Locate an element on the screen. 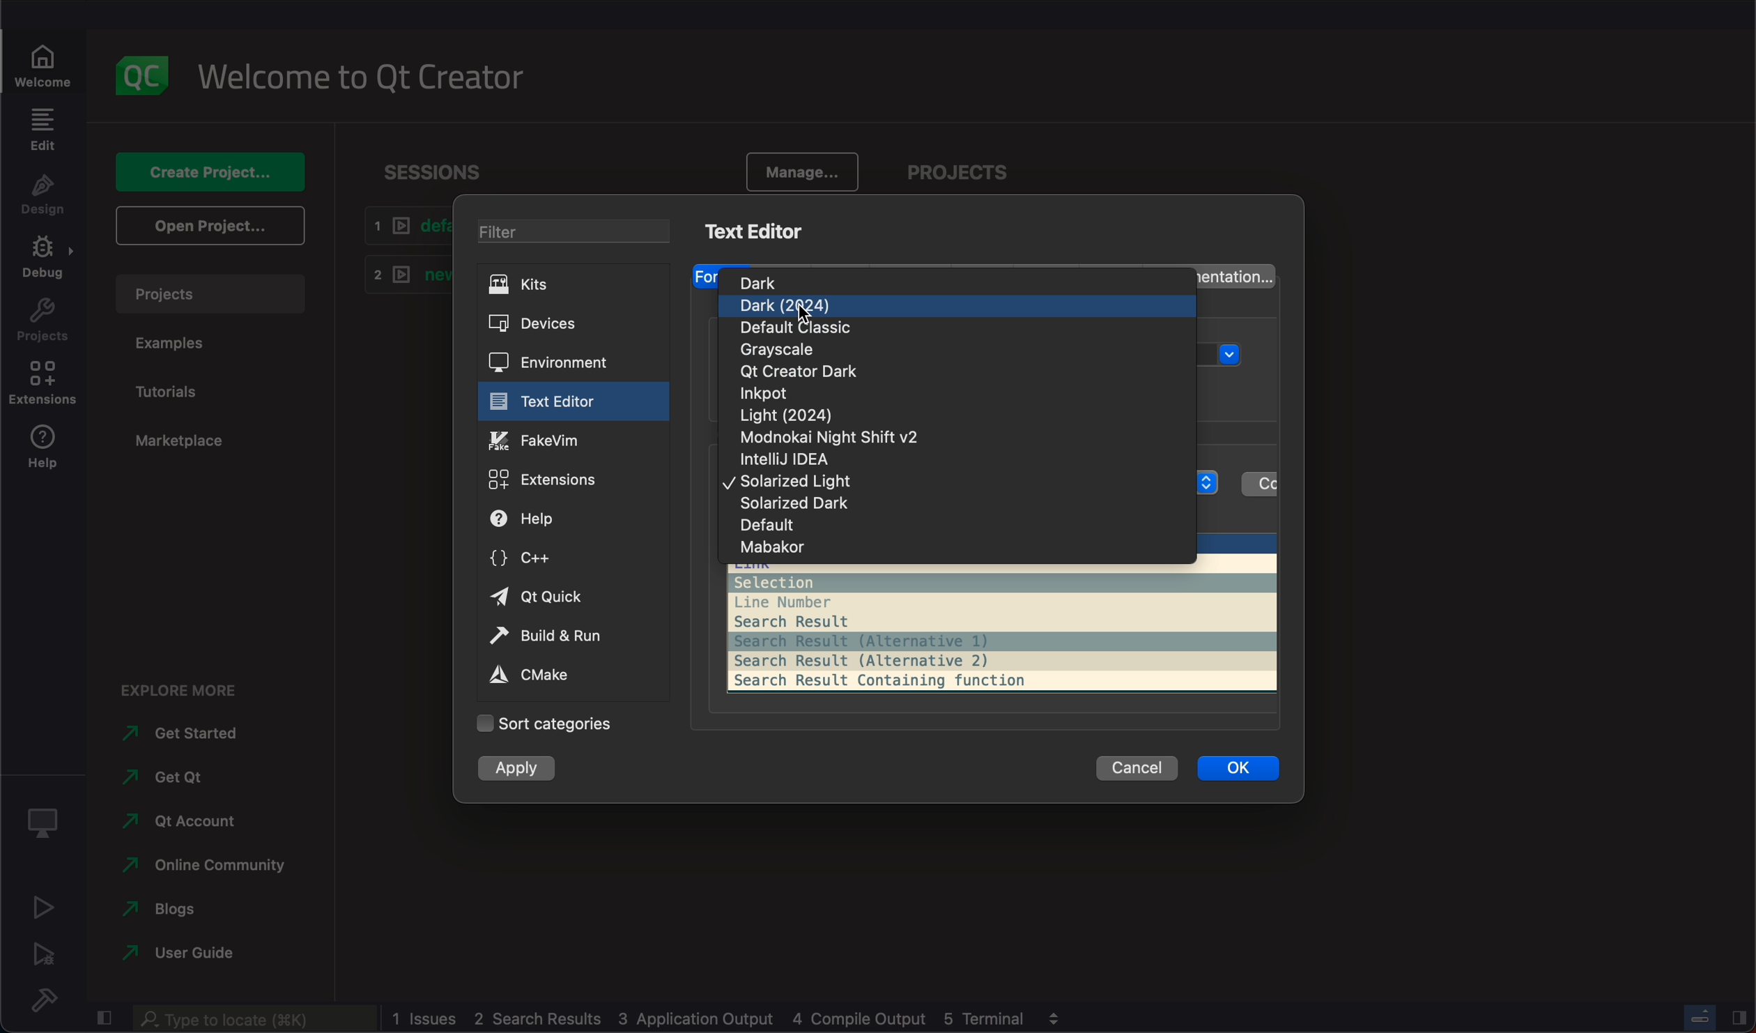 The image size is (1756, 1033). account is located at coordinates (185, 823).